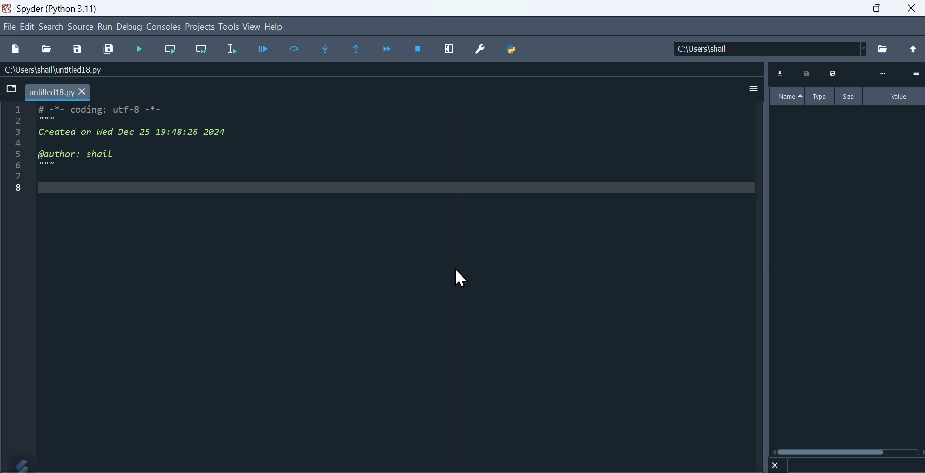 The image size is (925, 473). What do you see at coordinates (263, 49) in the screenshot?
I see `Debugger` at bounding box center [263, 49].